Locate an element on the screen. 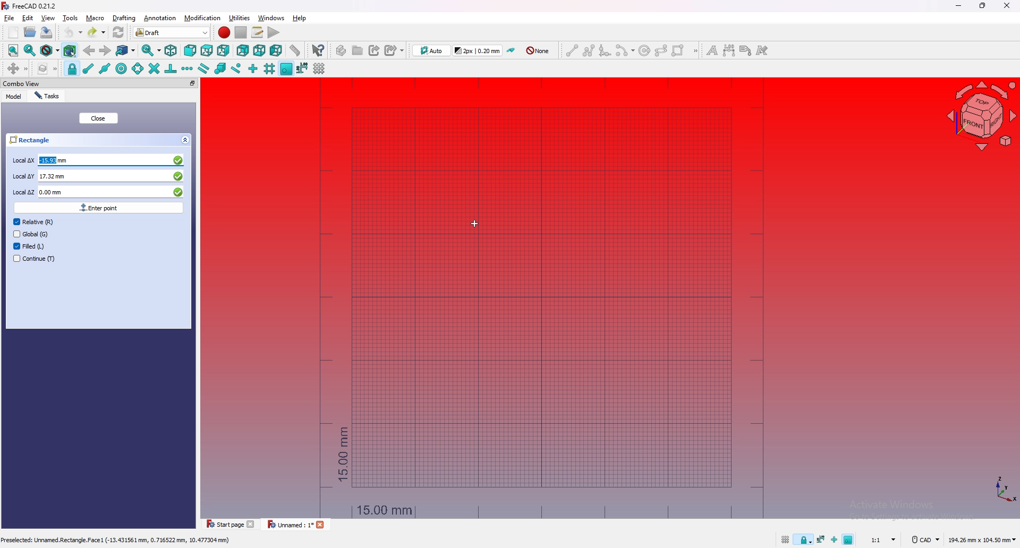 Image resolution: width=1020 pixels, height=548 pixels. toggle grid is located at coordinates (320, 68).